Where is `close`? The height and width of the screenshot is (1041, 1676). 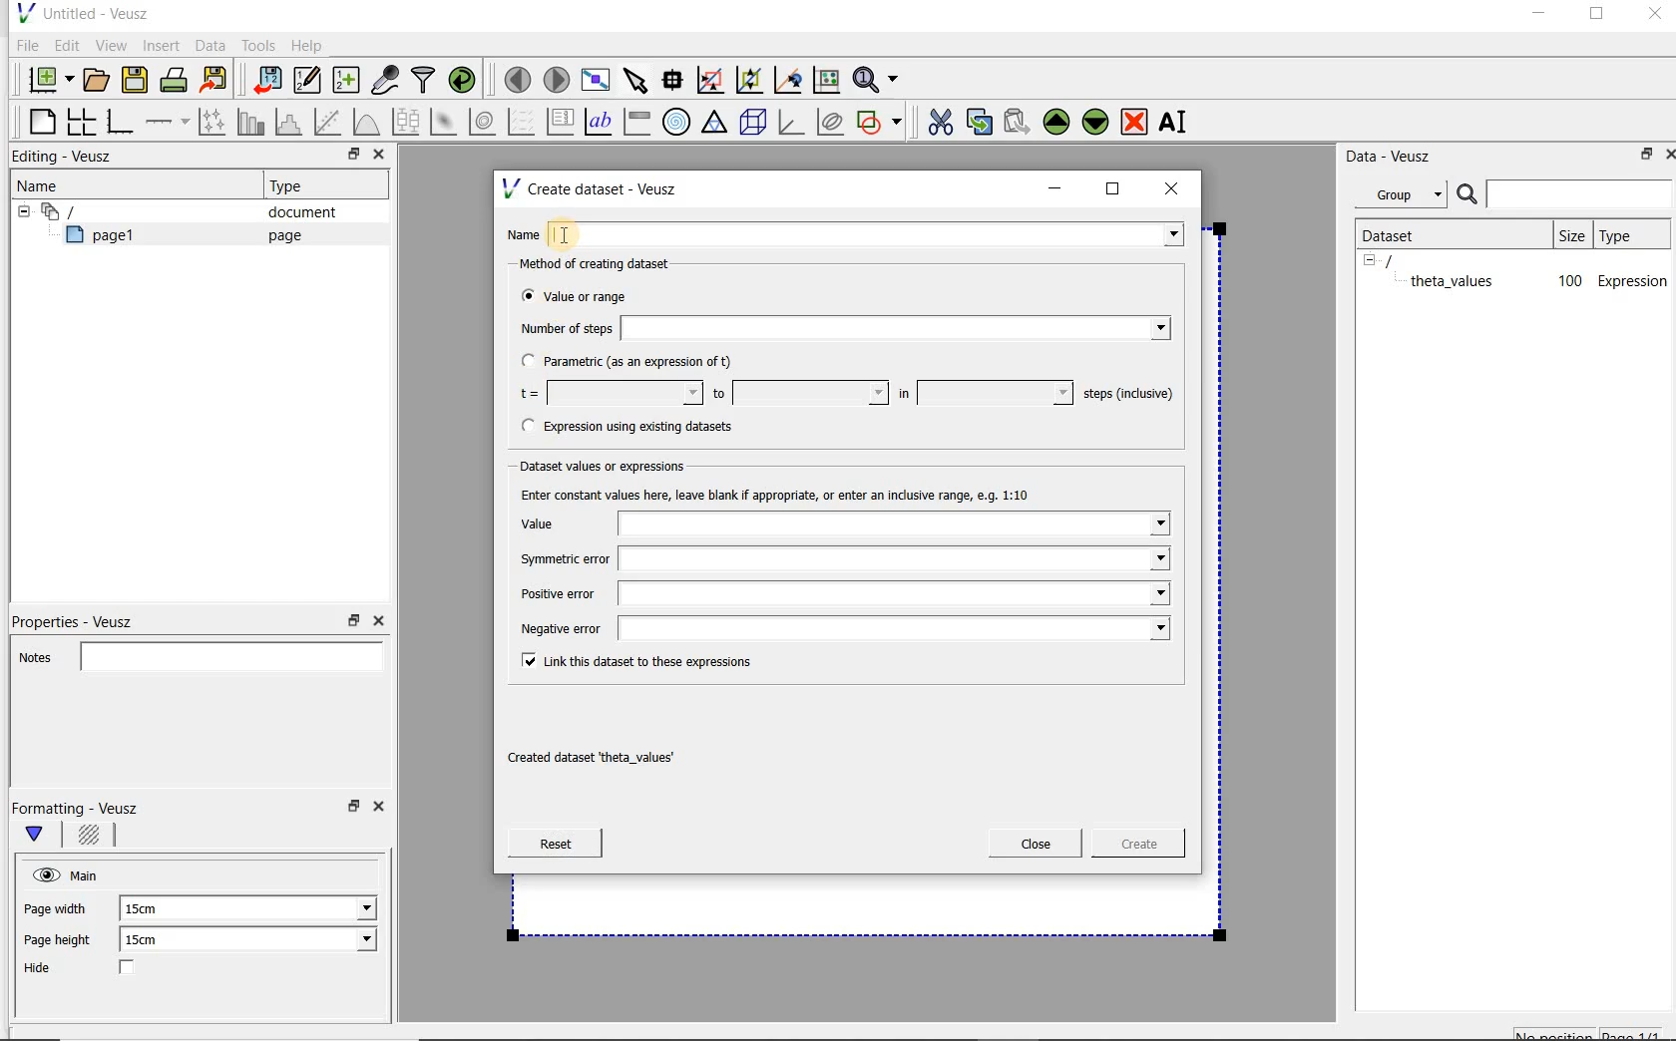
close is located at coordinates (1178, 187).